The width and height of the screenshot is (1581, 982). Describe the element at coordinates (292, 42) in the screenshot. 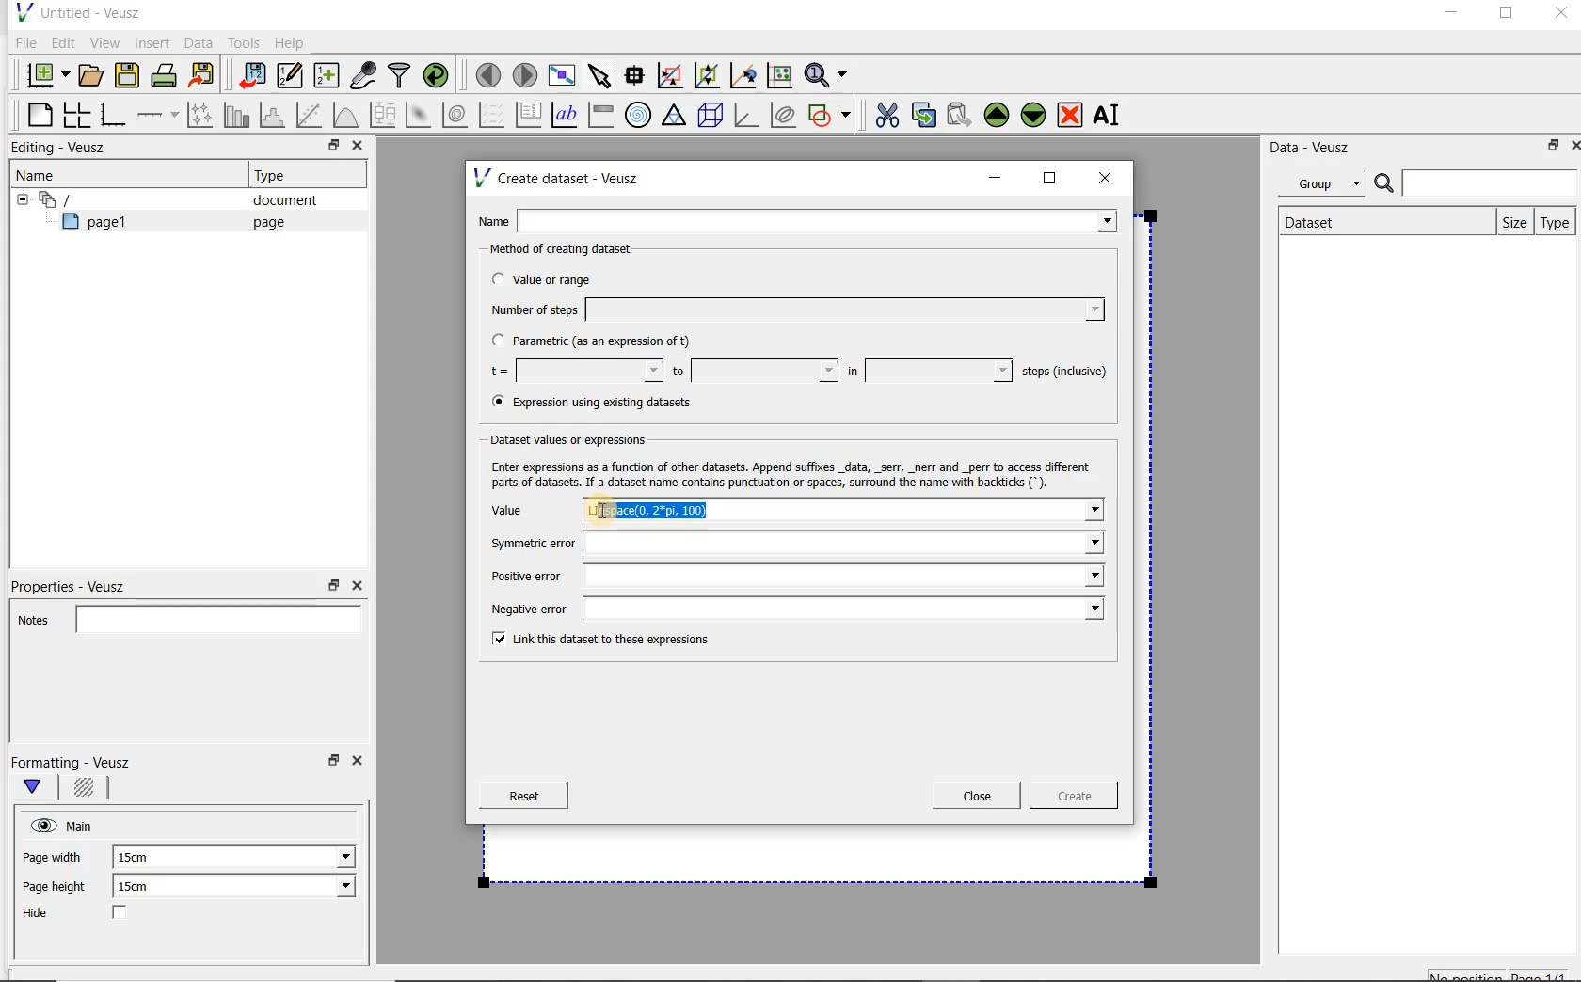

I see `Help` at that location.